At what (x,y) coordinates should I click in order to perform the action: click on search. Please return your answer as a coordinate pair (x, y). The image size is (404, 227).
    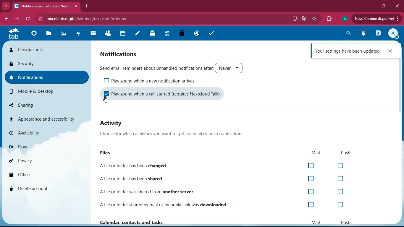
    Looking at the image, I should click on (348, 33).